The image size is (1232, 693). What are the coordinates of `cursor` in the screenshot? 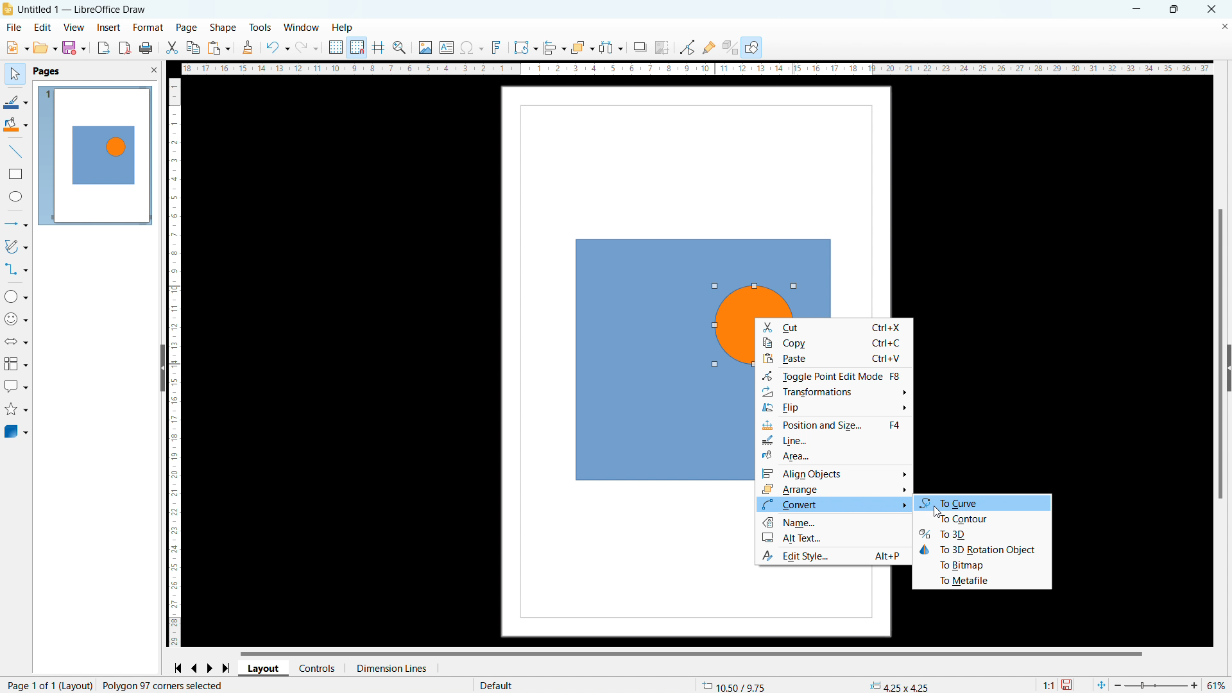 It's located at (941, 513).